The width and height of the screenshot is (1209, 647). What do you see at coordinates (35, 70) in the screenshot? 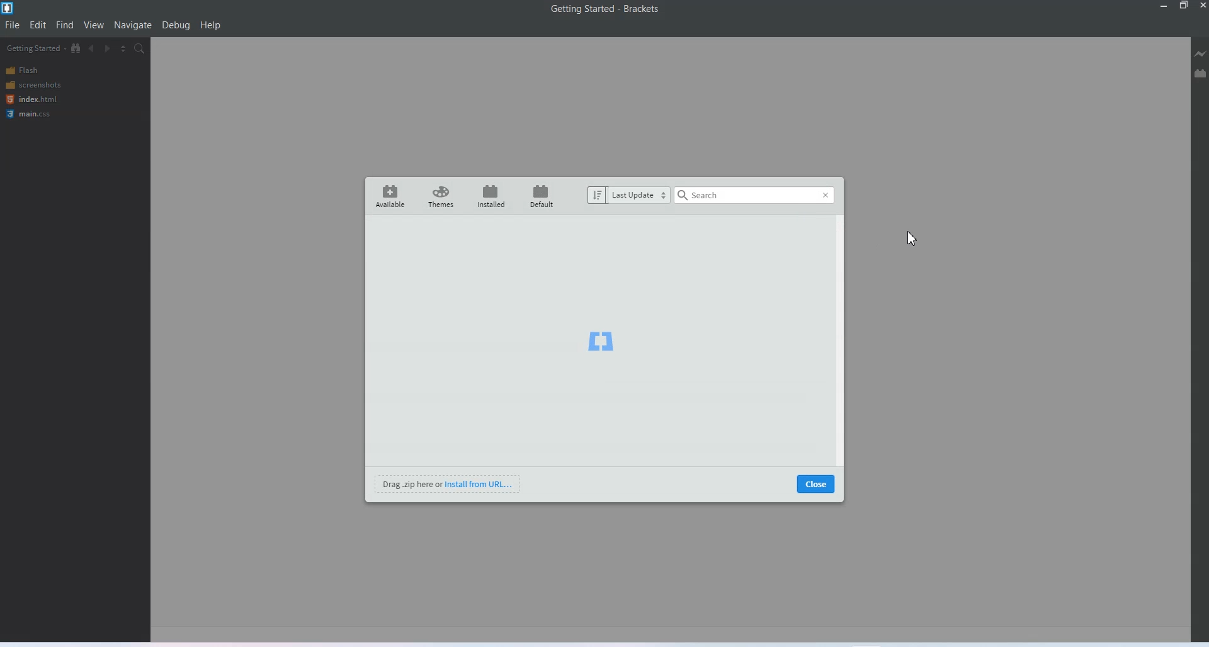
I see `Flash` at bounding box center [35, 70].